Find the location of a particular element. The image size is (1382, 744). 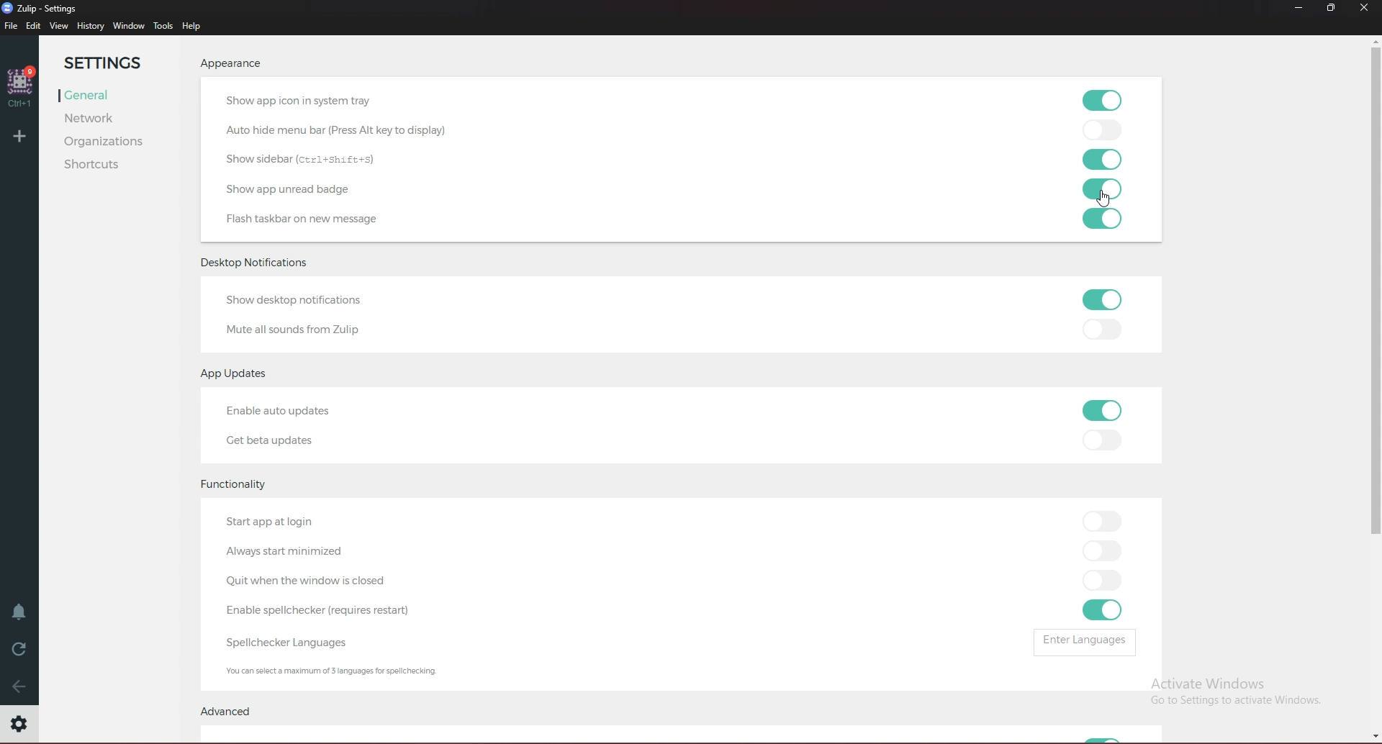

Edit is located at coordinates (34, 27).